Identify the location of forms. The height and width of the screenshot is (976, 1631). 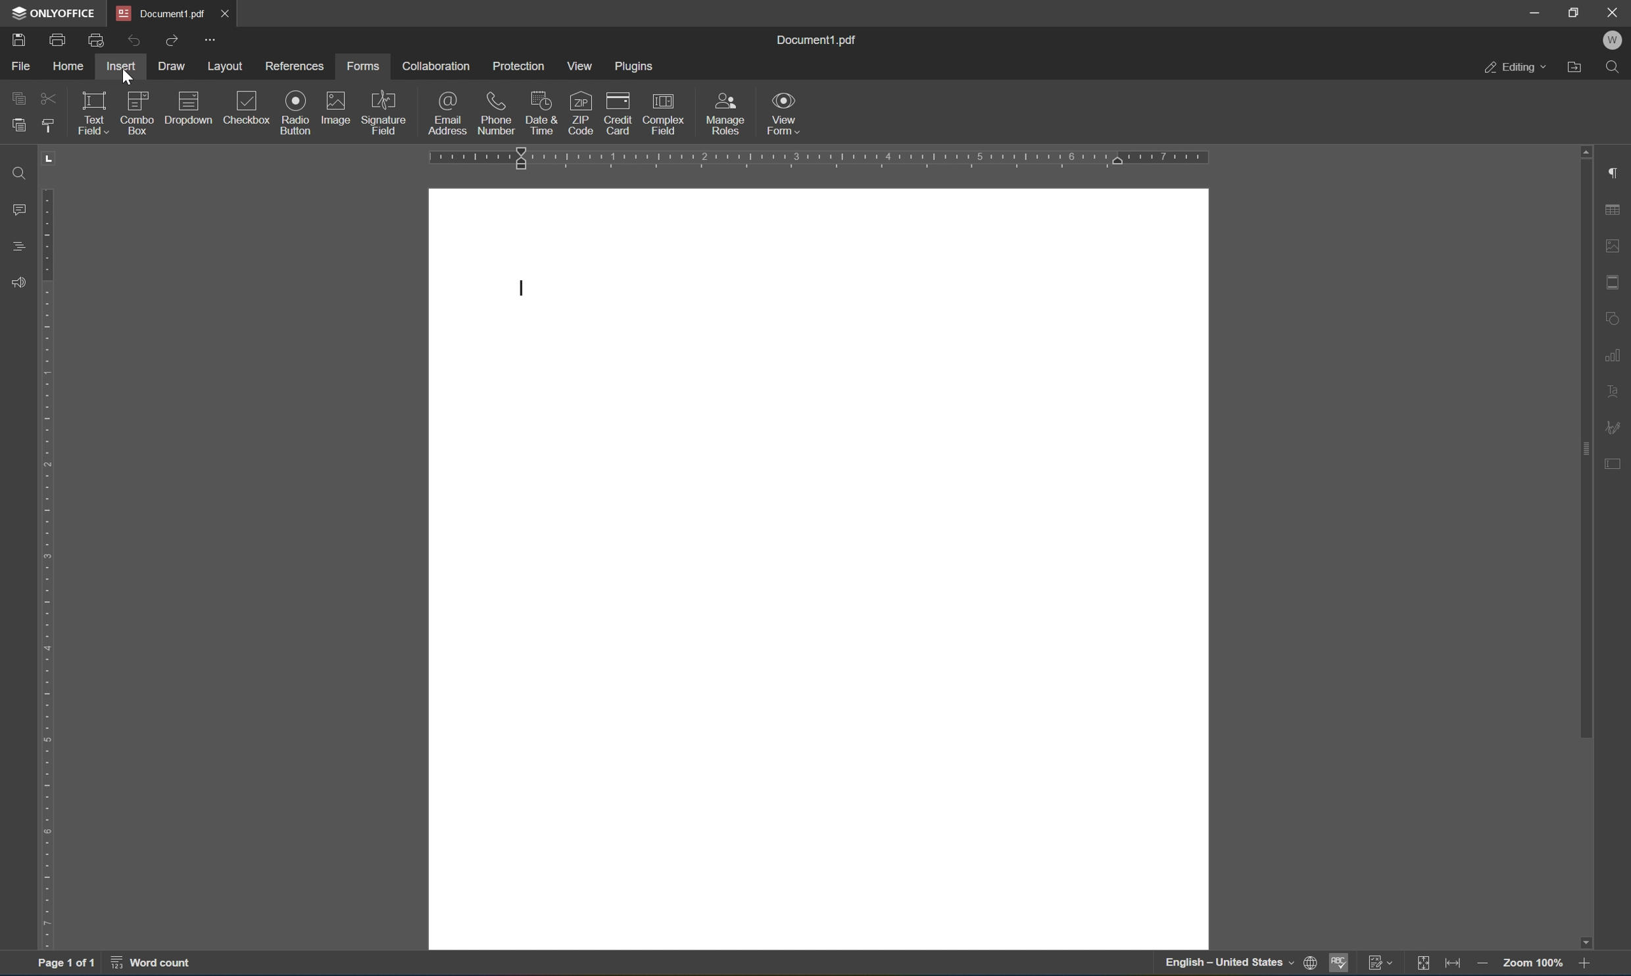
(363, 65).